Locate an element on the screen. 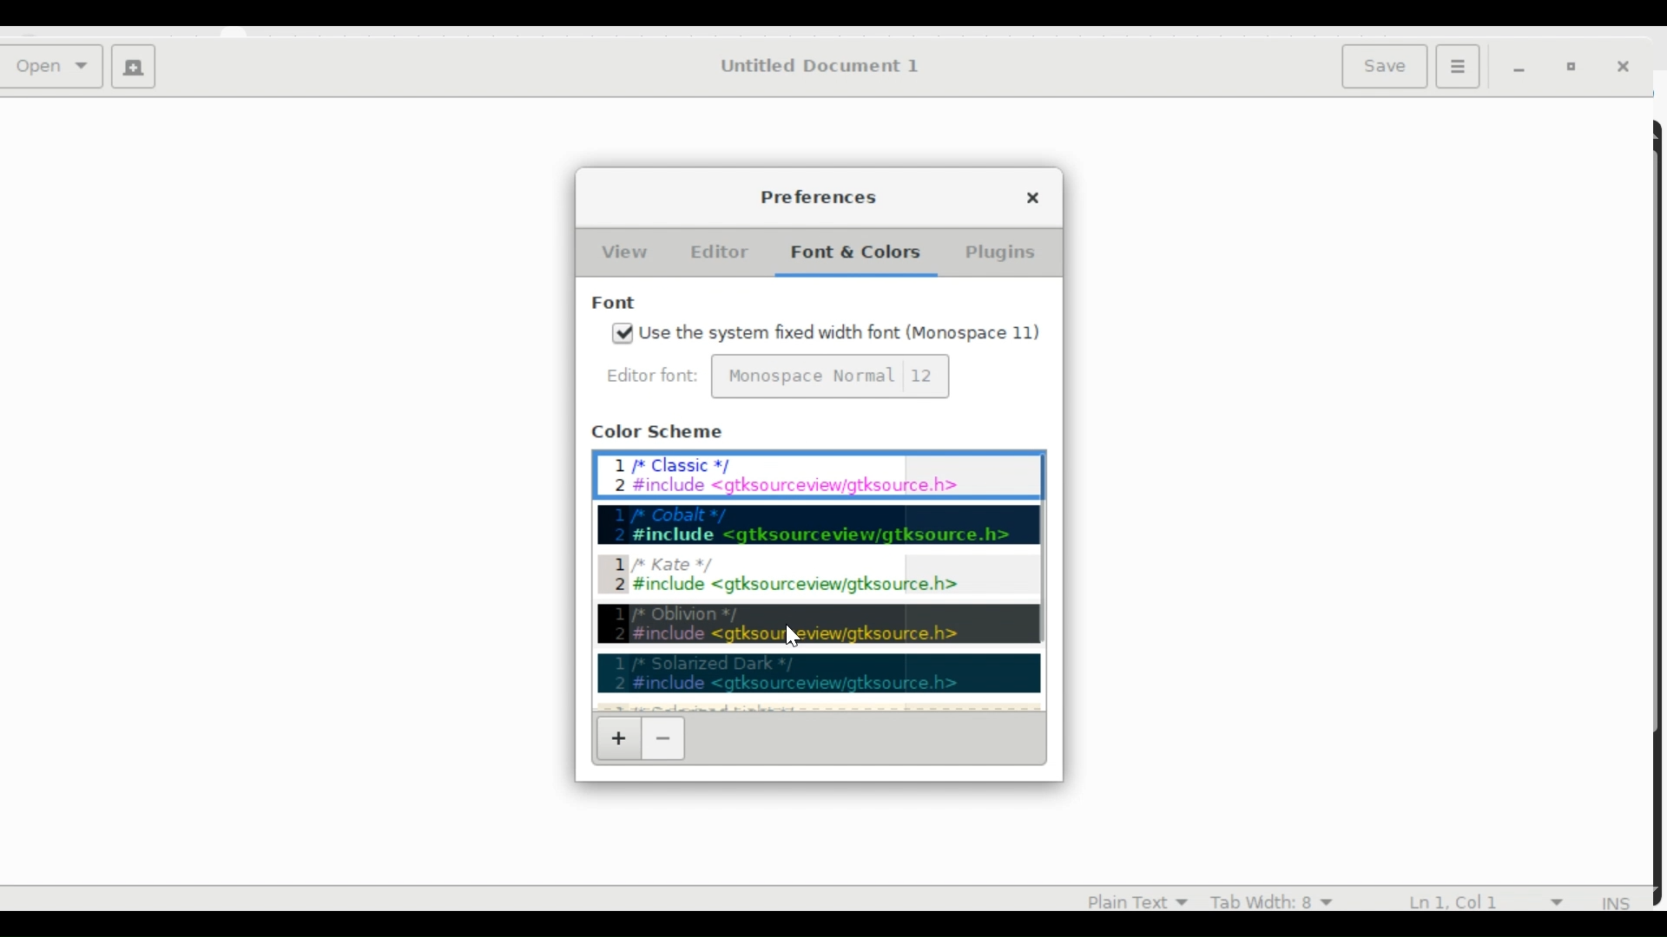 The image size is (1667, 937). Preferences is located at coordinates (816, 196).